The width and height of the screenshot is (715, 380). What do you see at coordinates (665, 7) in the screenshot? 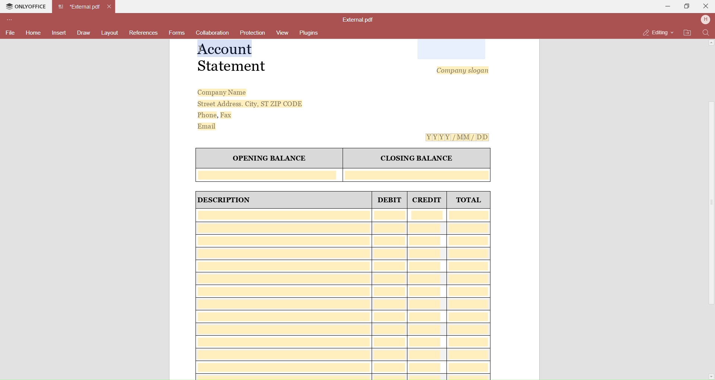
I see `Minimize` at bounding box center [665, 7].